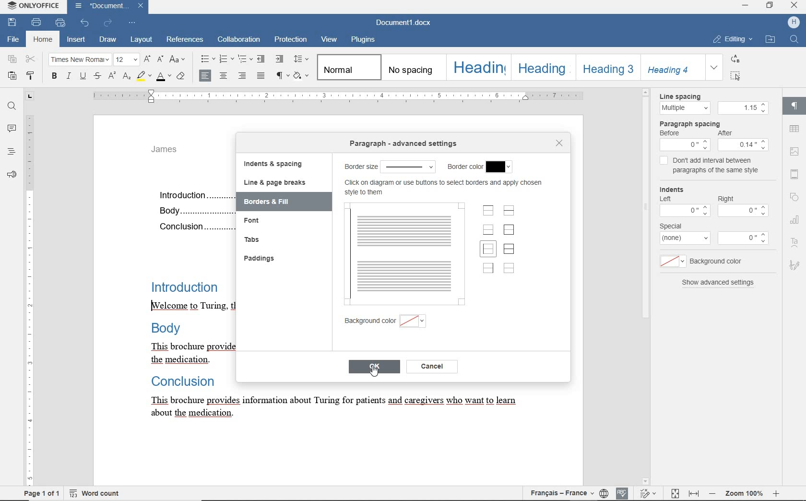  Describe the element at coordinates (351, 254) in the screenshot. I see `vertical line` at that location.